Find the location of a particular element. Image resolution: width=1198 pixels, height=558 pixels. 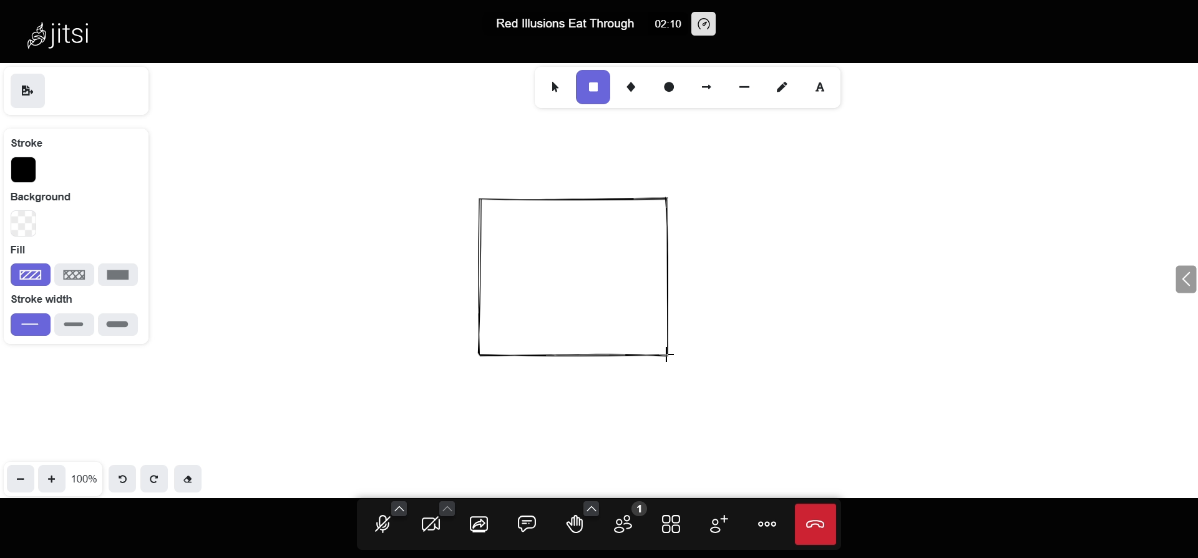

performance setting is located at coordinates (704, 24).